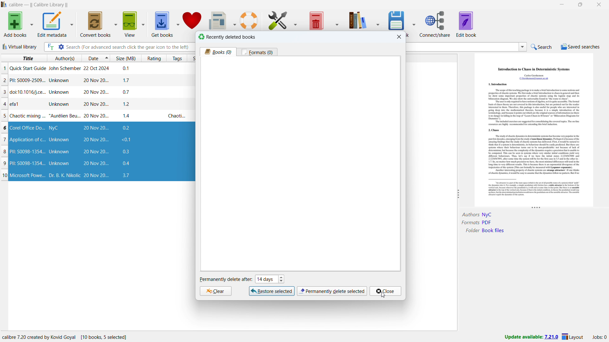 The width and height of the screenshot is (609, 342). What do you see at coordinates (39, 5) in the screenshot?
I see `title` at bounding box center [39, 5].